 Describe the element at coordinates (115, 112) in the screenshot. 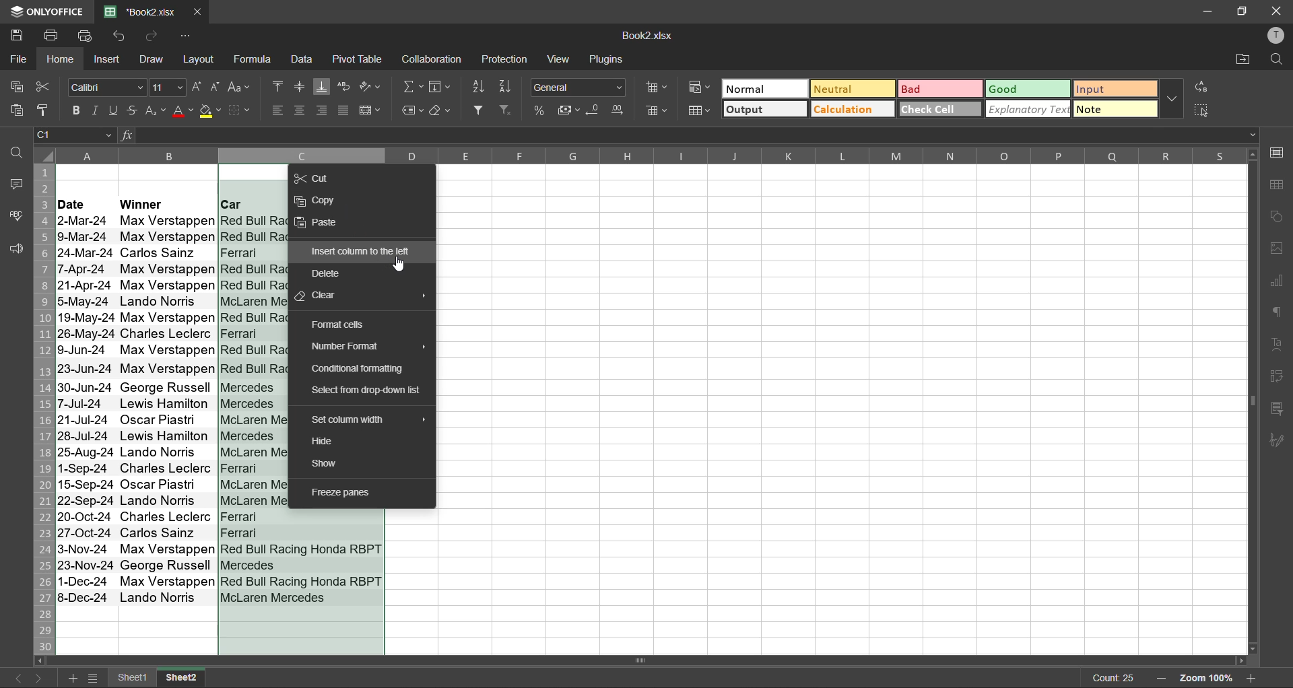

I see `underline` at that location.